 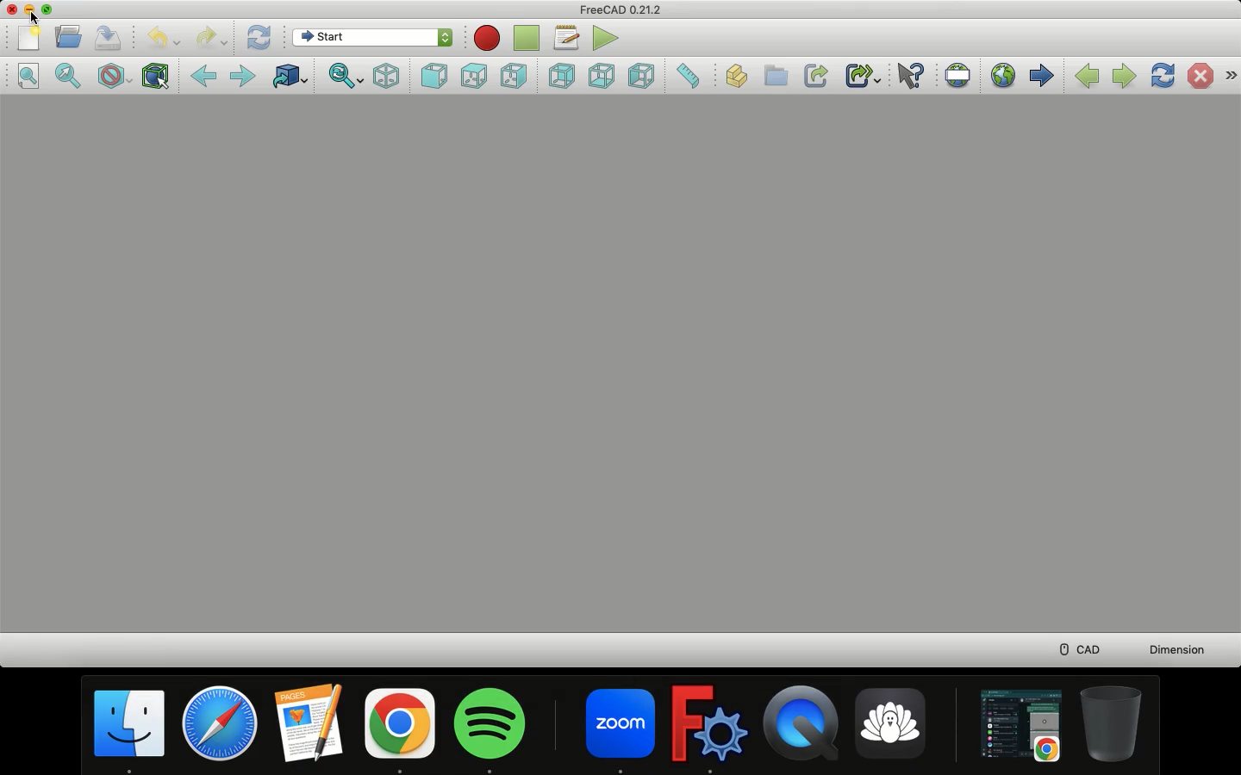 I want to click on Zoom, so click(x=620, y=729).